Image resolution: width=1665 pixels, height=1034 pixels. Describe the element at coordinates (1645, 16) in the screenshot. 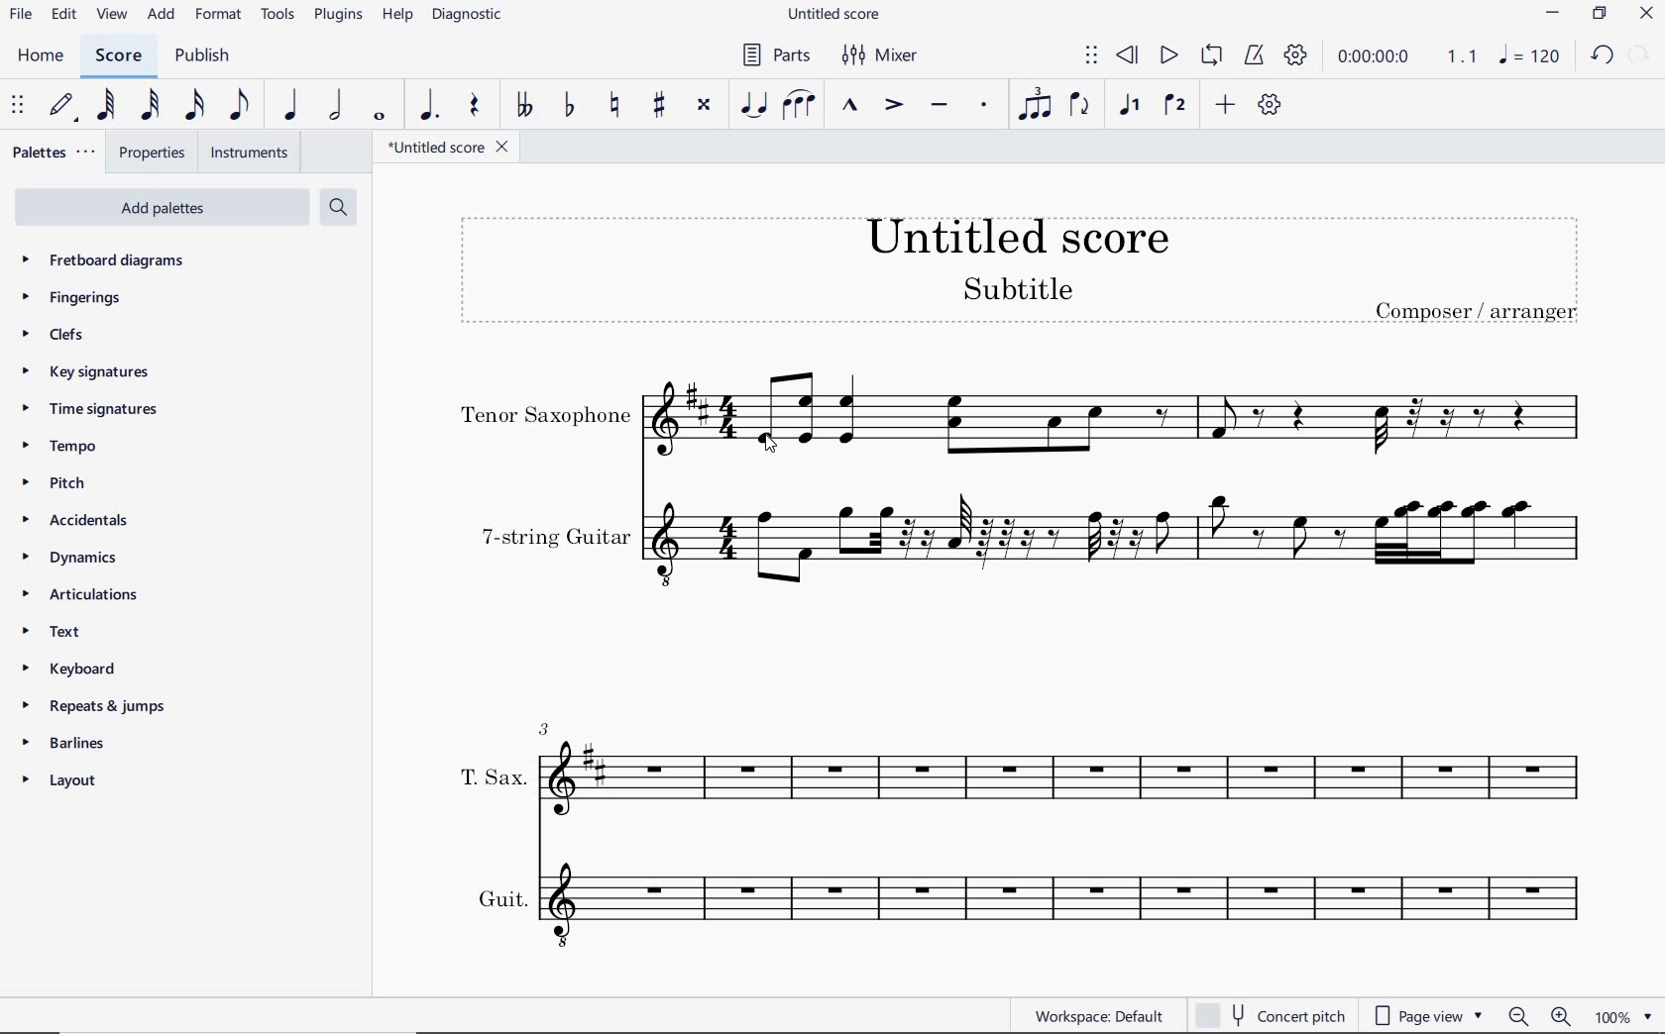

I see `CLOSE` at that location.